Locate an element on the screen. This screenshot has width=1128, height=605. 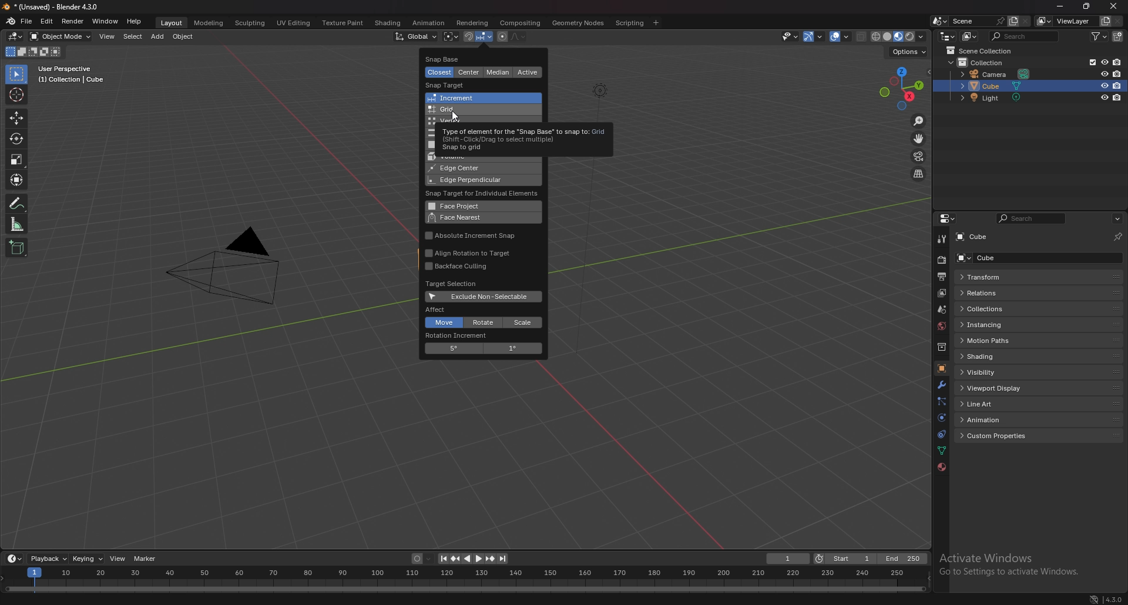
view layer is located at coordinates (1066, 21).